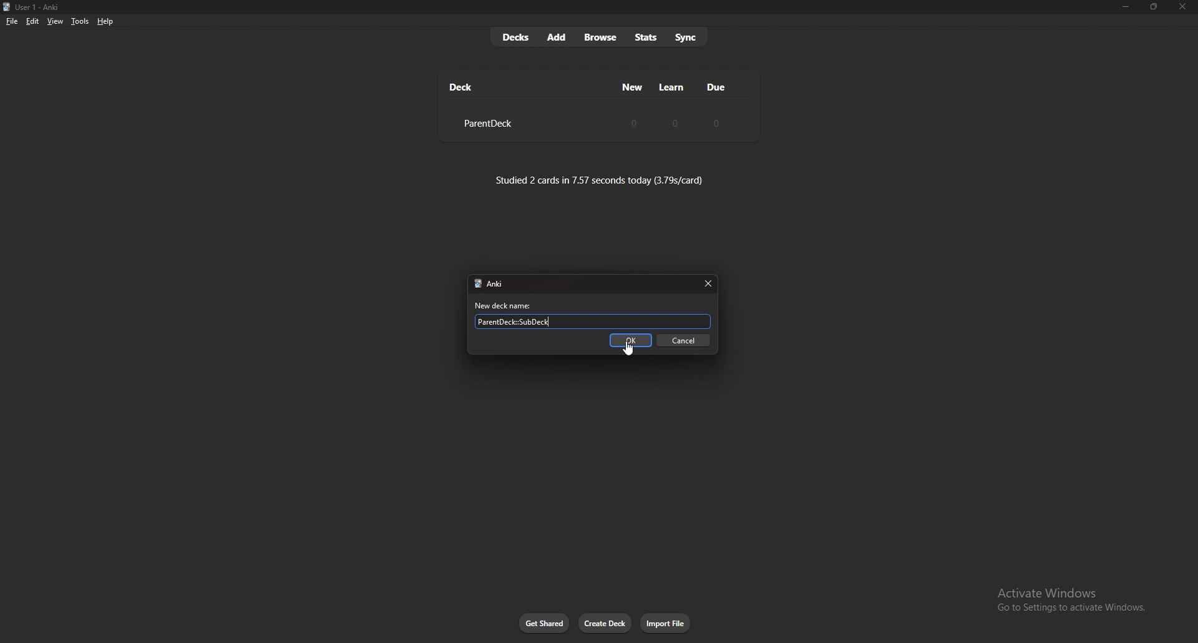 This screenshot has height=643, width=1198. I want to click on help, so click(105, 22).